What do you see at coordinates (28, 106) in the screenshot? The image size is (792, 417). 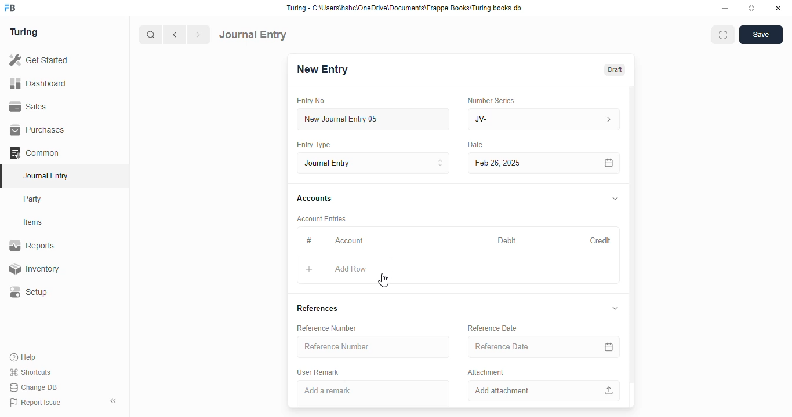 I see `sales` at bounding box center [28, 106].